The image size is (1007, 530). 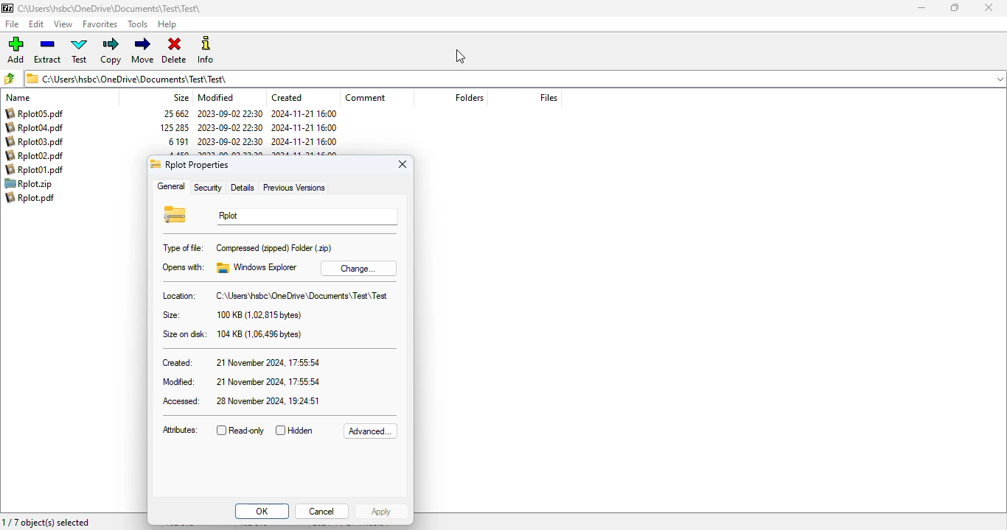 What do you see at coordinates (259, 314) in the screenshot?
I see `100 KB (1.02.815 bytes)` at bounding box center [259, 314].